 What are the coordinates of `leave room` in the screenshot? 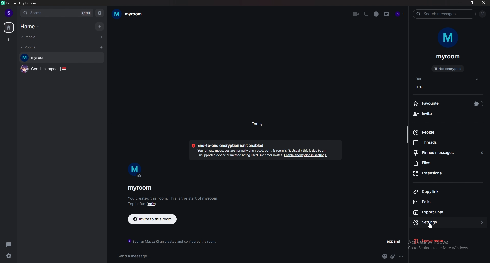 It's located at (446, 241).